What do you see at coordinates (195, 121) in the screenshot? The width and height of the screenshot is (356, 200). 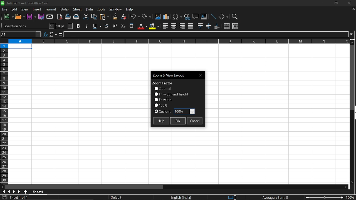 I see `cancel` at bounding box center [195, 121].